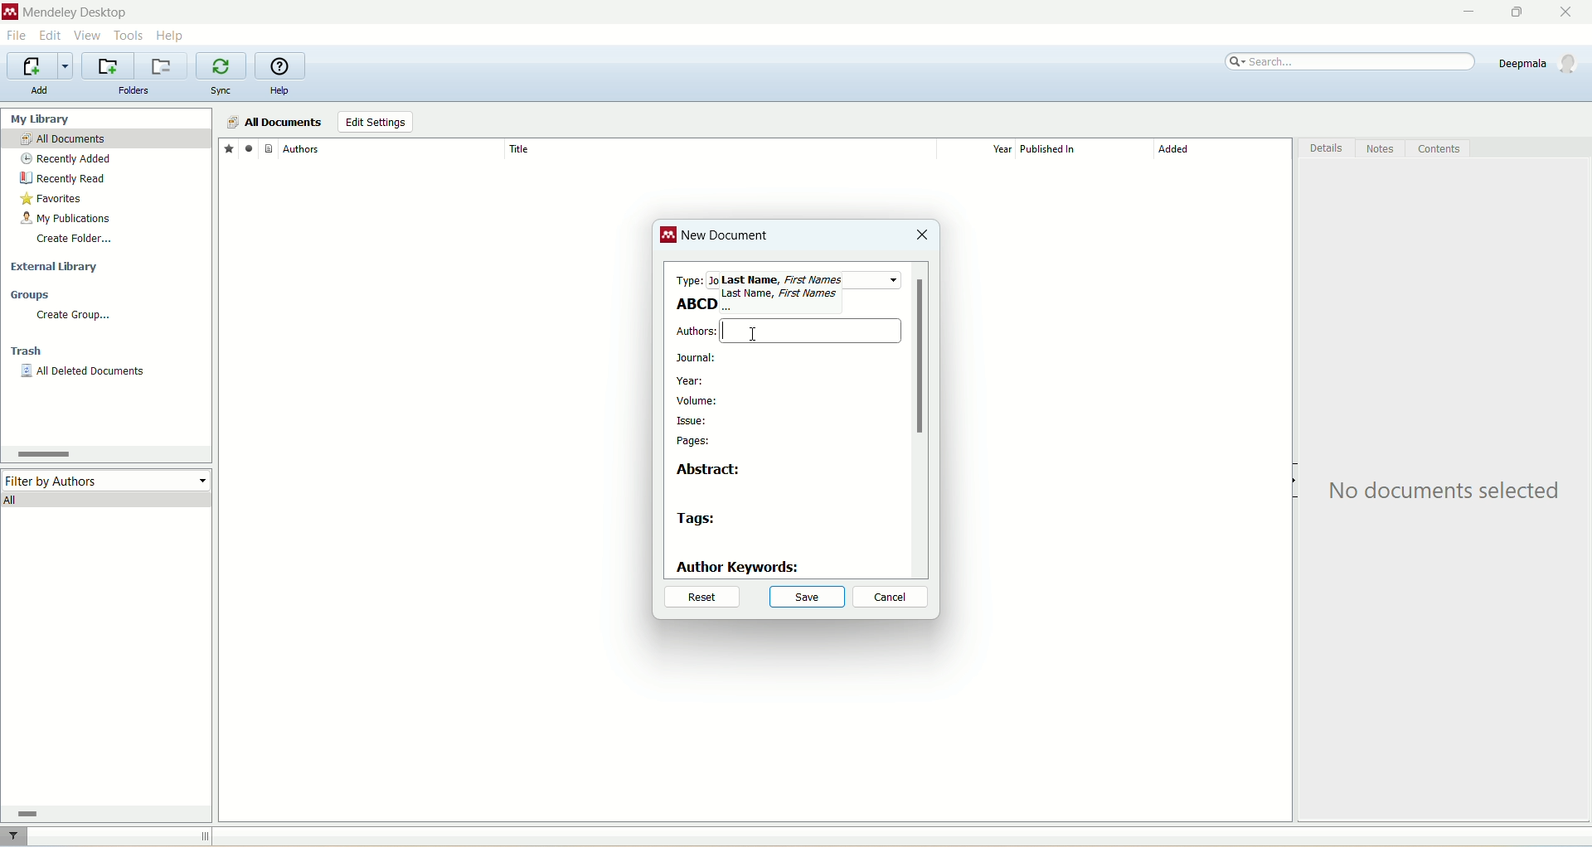 The image size is (1592, 847). Describe the element at coordinates (696, 442) in the screenshot. I see `pages` at that location.